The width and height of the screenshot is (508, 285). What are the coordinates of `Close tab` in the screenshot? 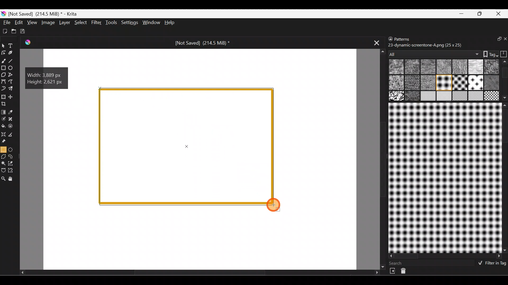 It's located at (374, 43).